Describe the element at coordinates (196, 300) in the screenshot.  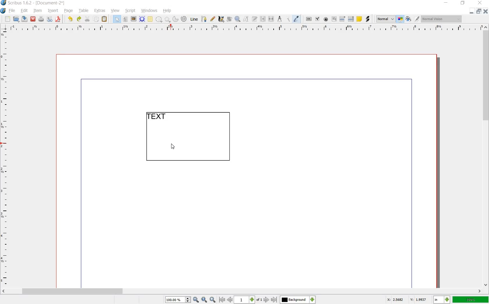
I see `zoom out` at that location.